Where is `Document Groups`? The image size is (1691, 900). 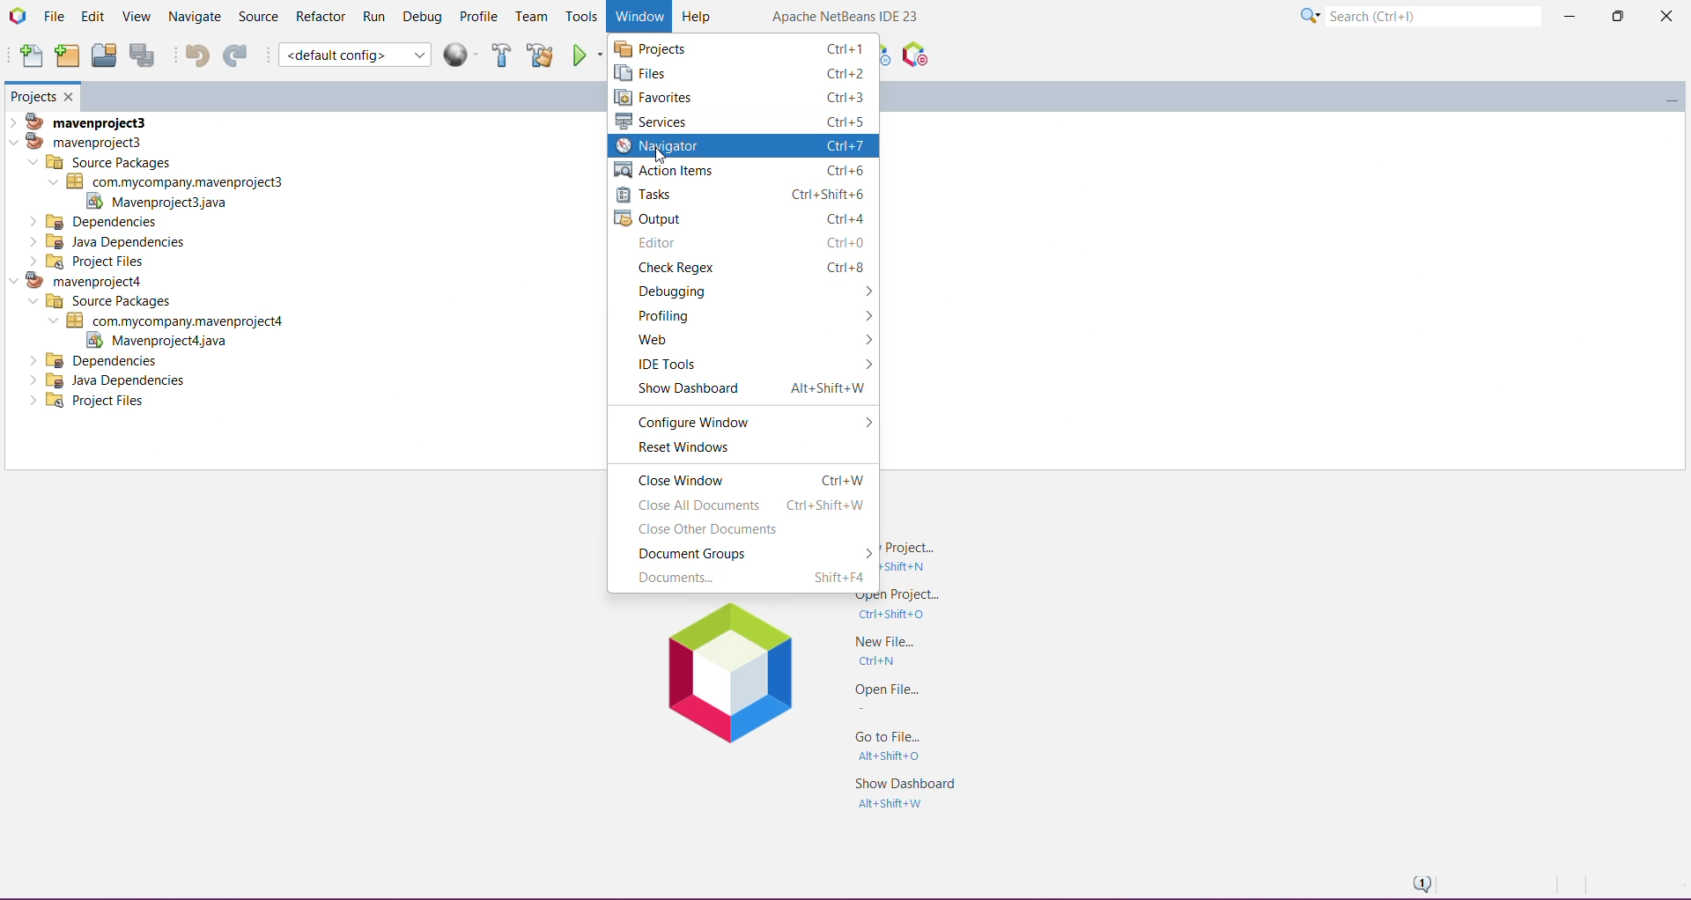 Document Groups is located at coordinates (748, 554).